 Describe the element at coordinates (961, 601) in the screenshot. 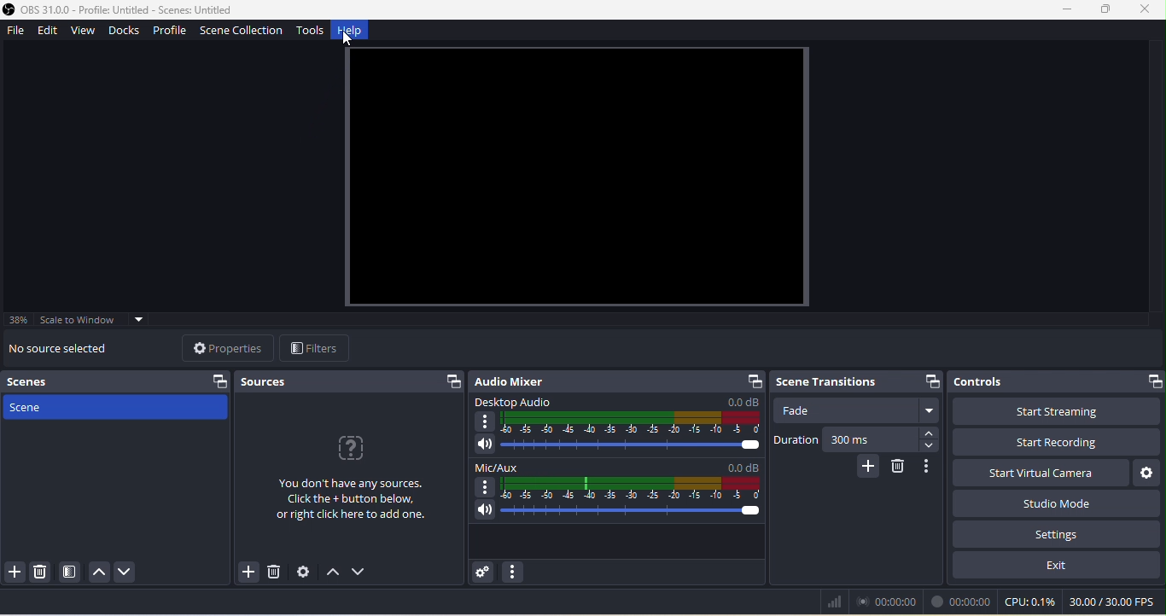

I see `00.00.00` at that location.